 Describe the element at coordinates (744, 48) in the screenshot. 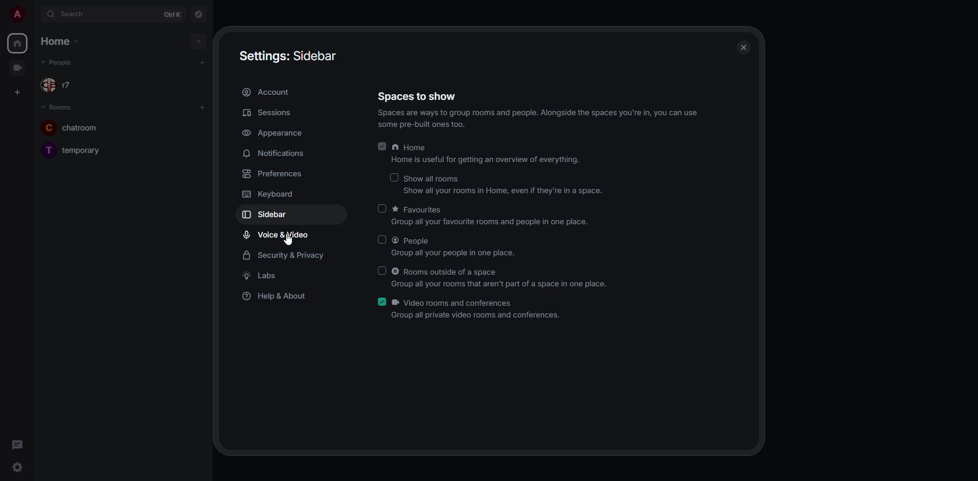

I see `close` at that location.